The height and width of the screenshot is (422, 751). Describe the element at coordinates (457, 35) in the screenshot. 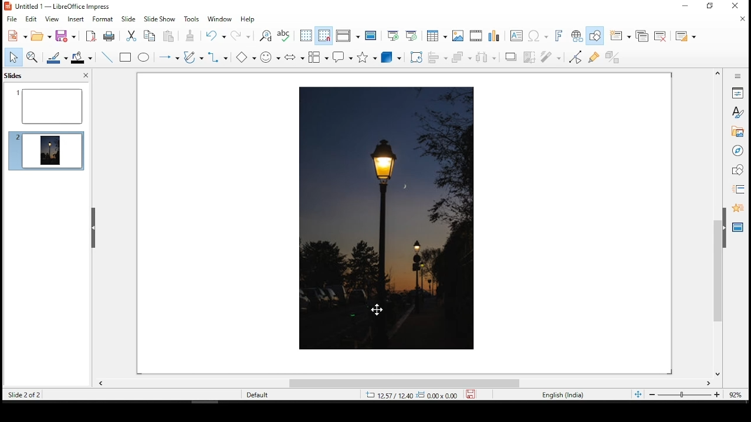

I see `images` at that location.